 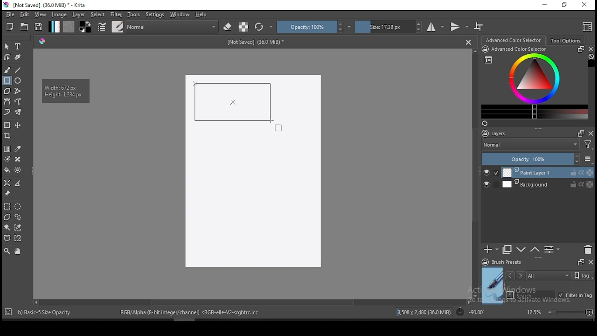 What do you see at coordinates (8, 159) in the screenshot?
I see `colorize mask tool` at bounding box center [8, 159].